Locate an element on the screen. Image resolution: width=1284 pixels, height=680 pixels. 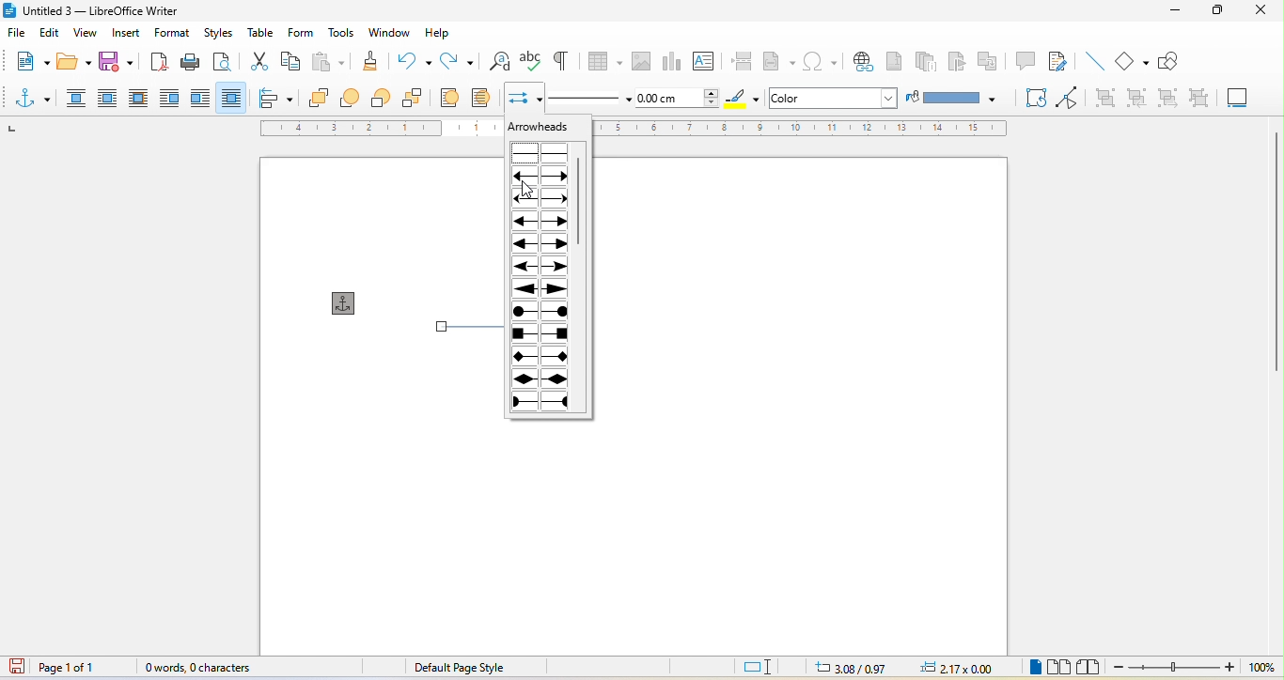
bring to font is located at coordinates (321, 98).